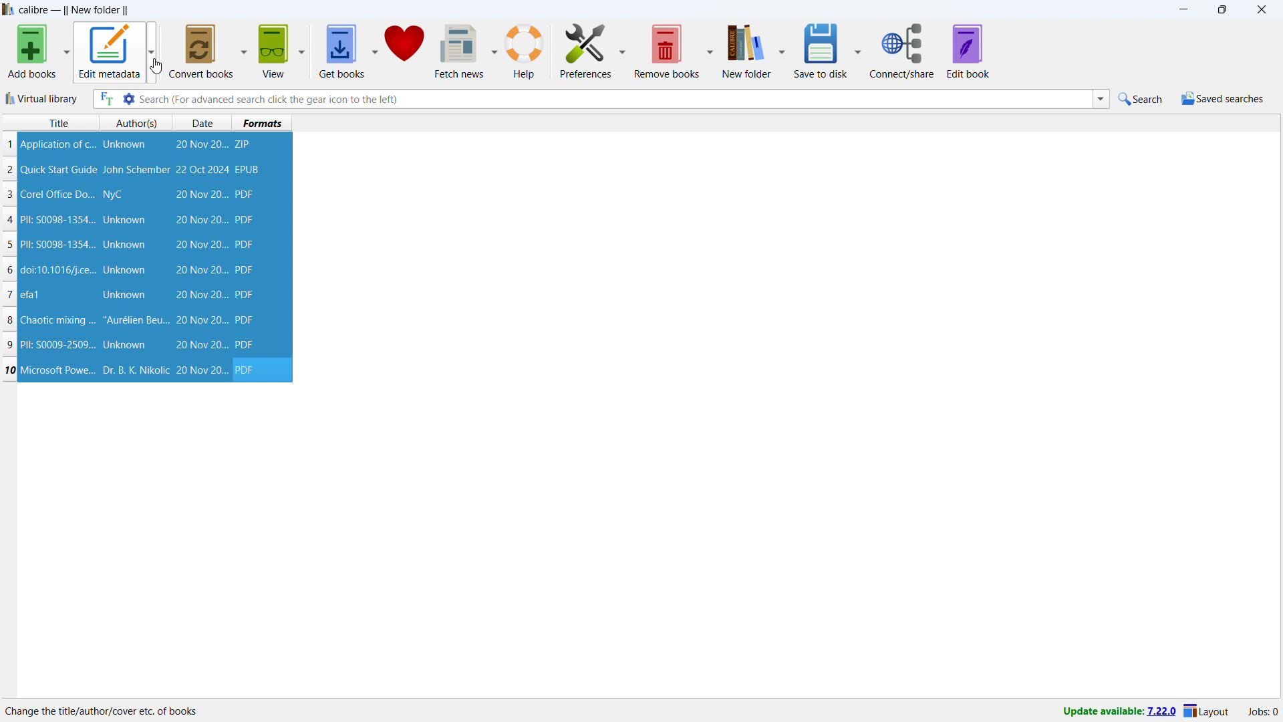 This screenshot has width=1283, height=722. Describe the element at coordinates (667, 51) in the screenshot. I see `remove books` at that location.